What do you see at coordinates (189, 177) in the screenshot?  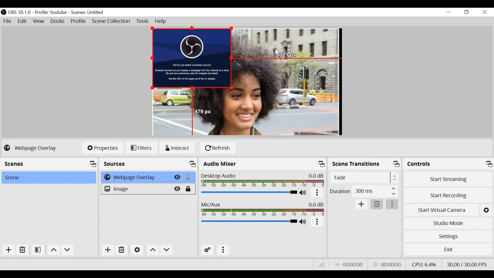 I see `(un)lock` at bounding box center [189, 177].